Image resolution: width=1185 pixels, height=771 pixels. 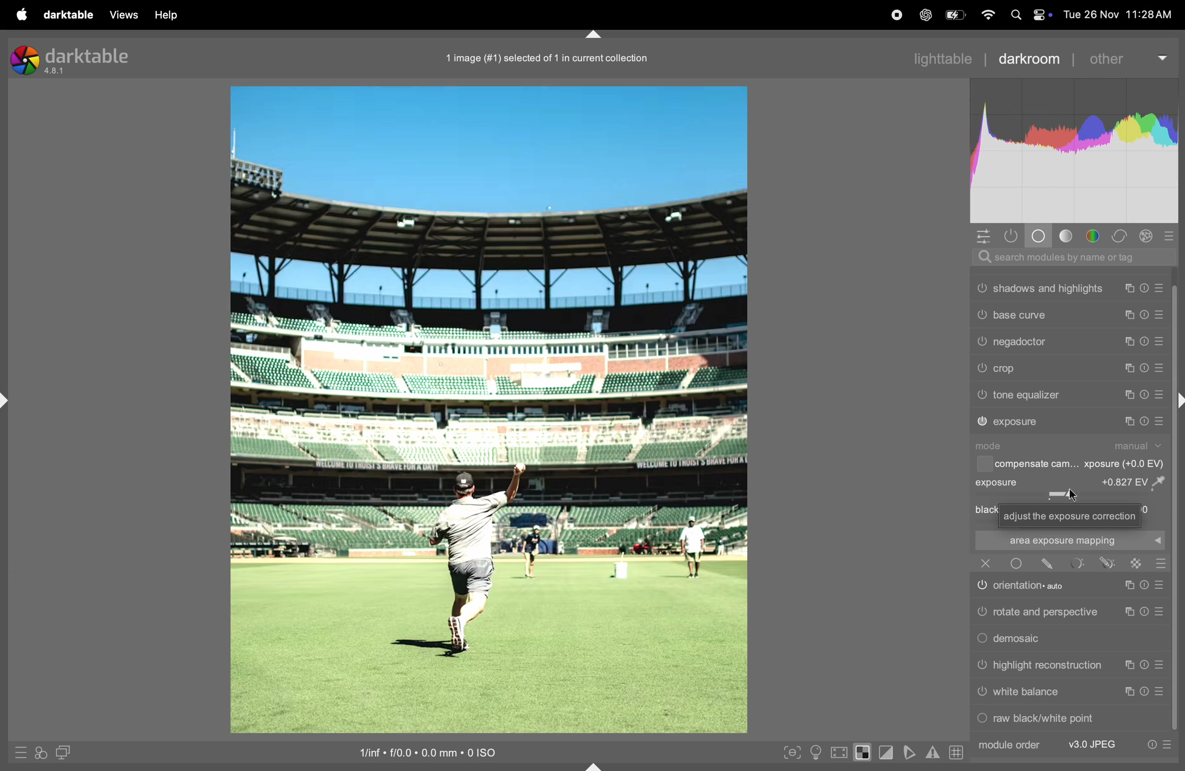 I want to click on exposure, so click(x=1018, y=422).